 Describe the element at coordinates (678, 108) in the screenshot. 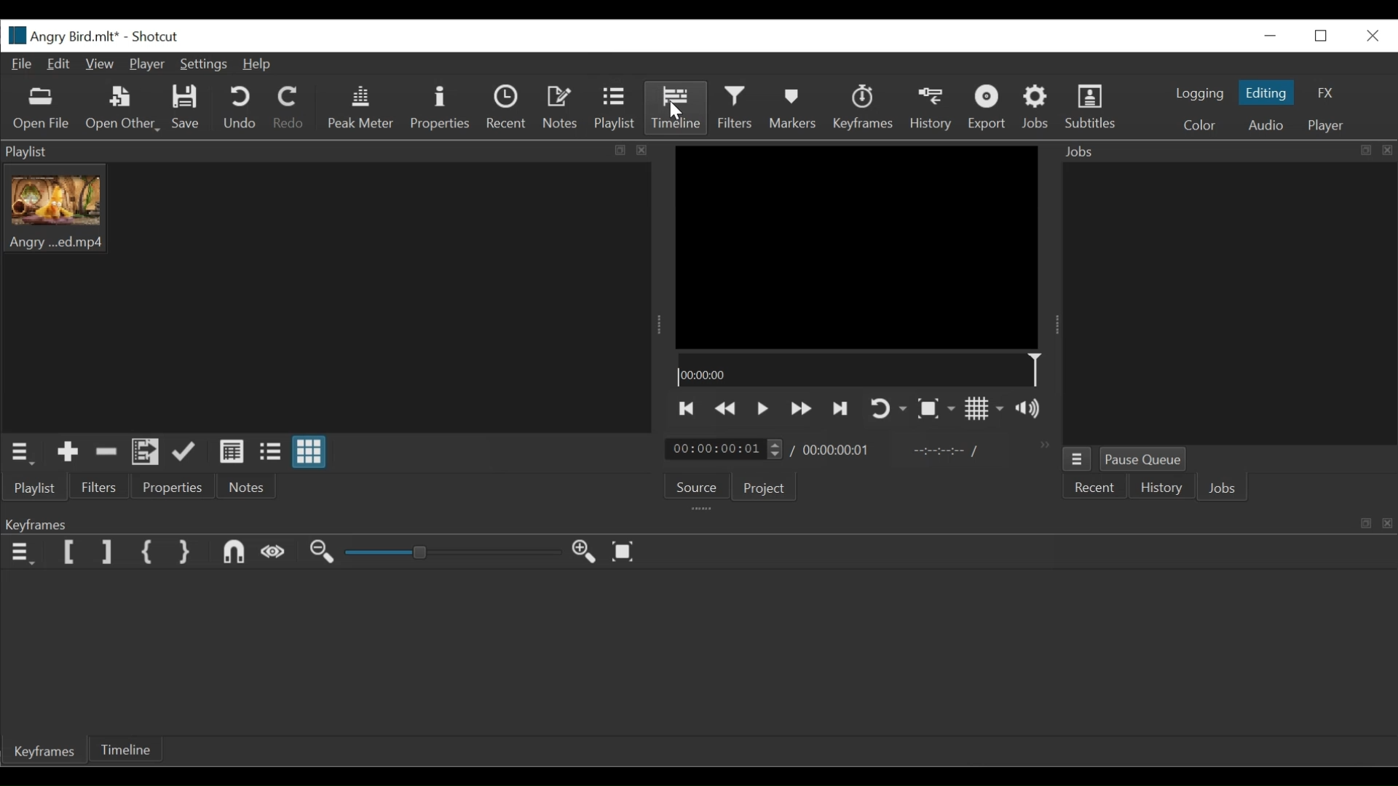

I see `Timeline` at that location.